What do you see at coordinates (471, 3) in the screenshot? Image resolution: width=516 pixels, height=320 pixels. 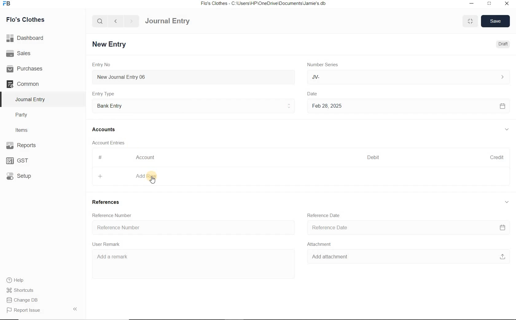 I see `minimize` at bounding box center [471, 3].